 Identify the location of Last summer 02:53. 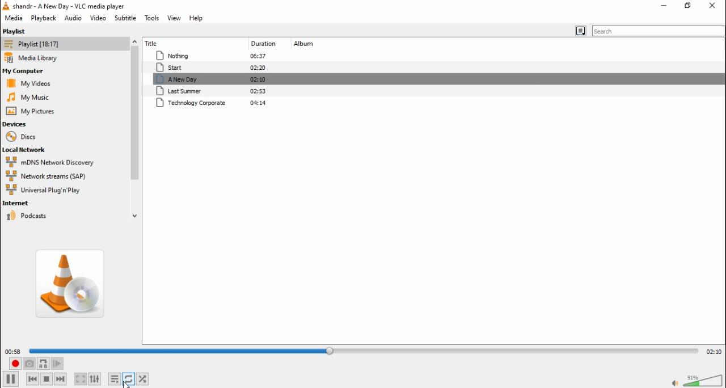
(214, 91).